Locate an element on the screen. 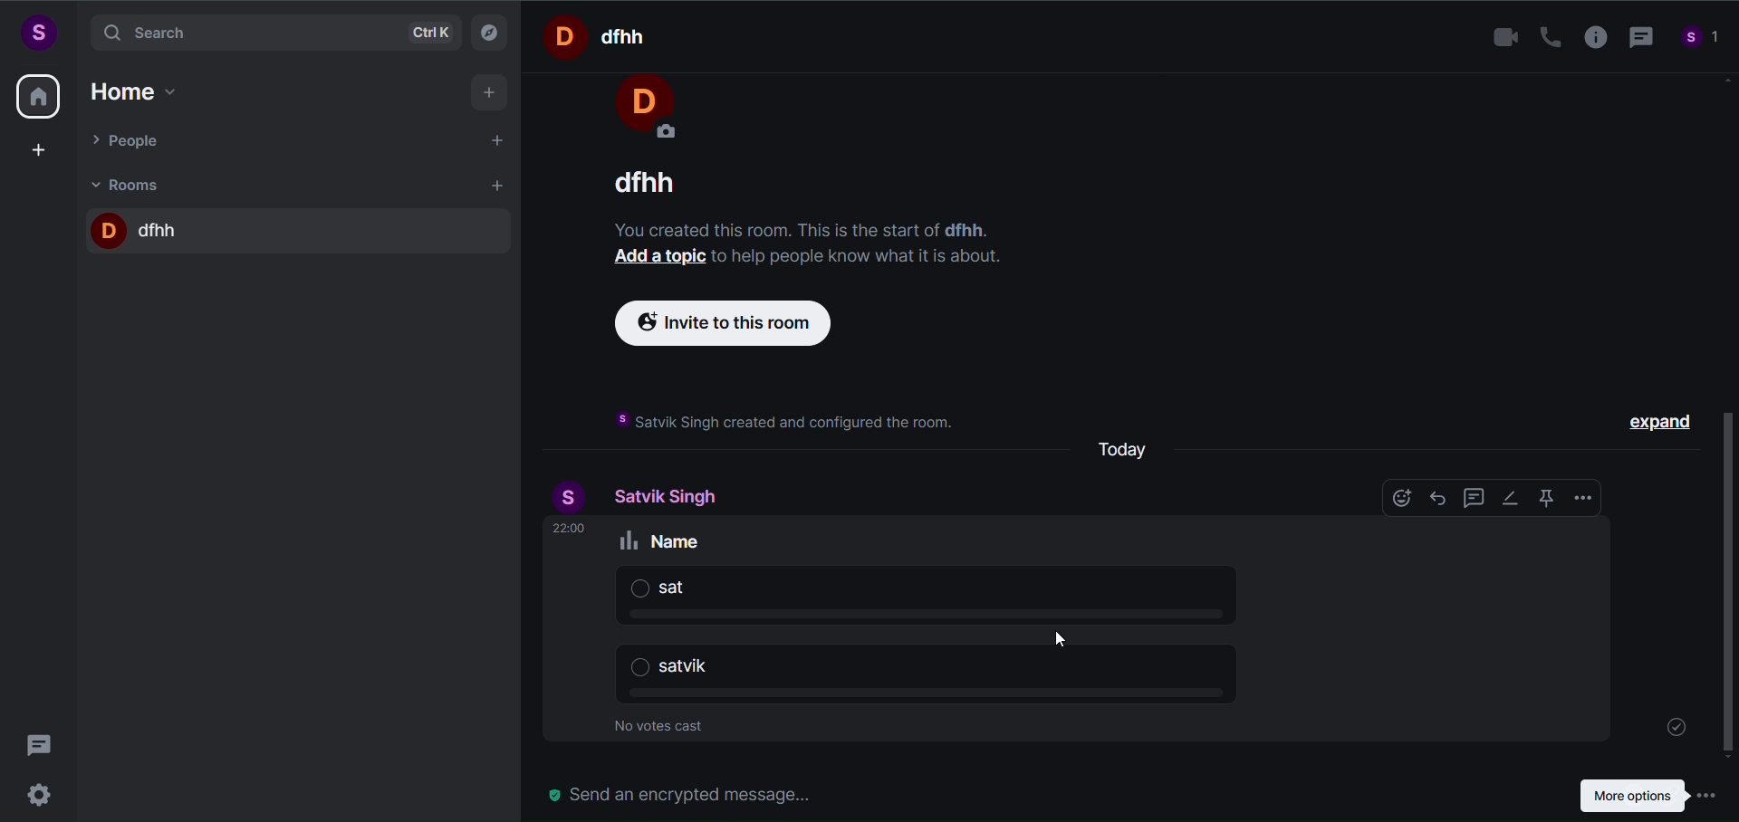 This screenshot has width=1739, height=822. cursor is located at coordinates (1064, 642).